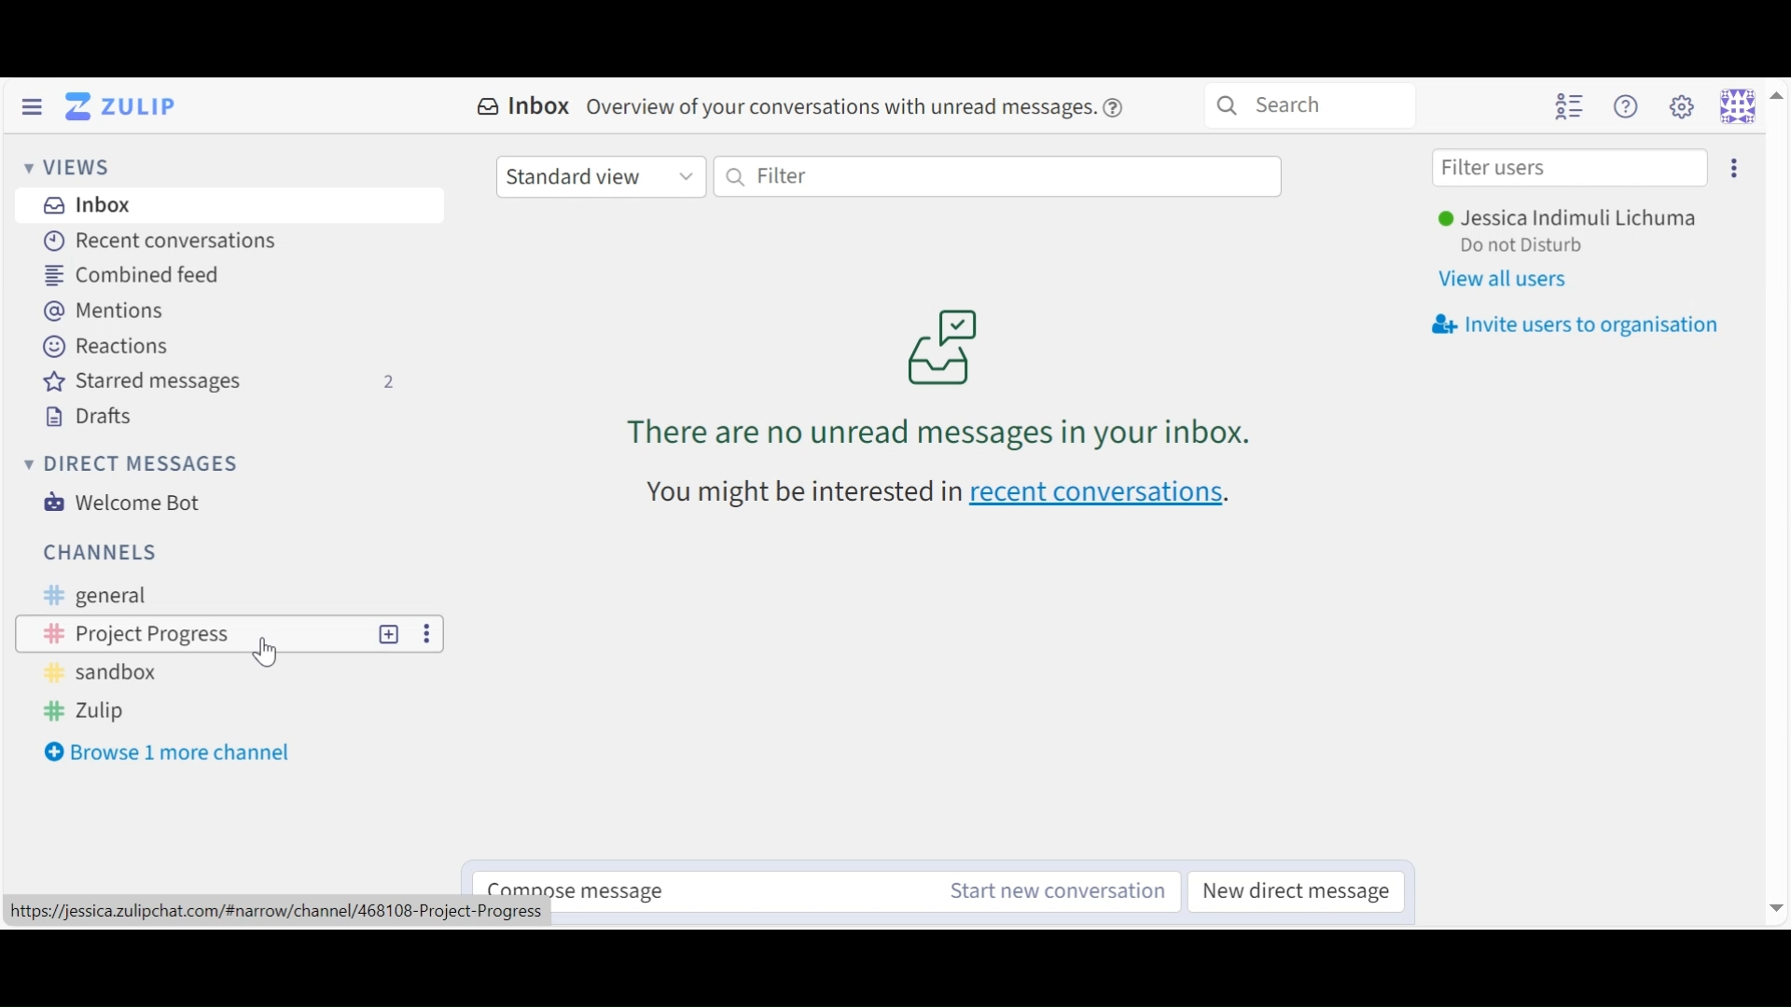 The height and width of the screenshot is (1007, 1791). I want to click on Search, so click(1322, 101).